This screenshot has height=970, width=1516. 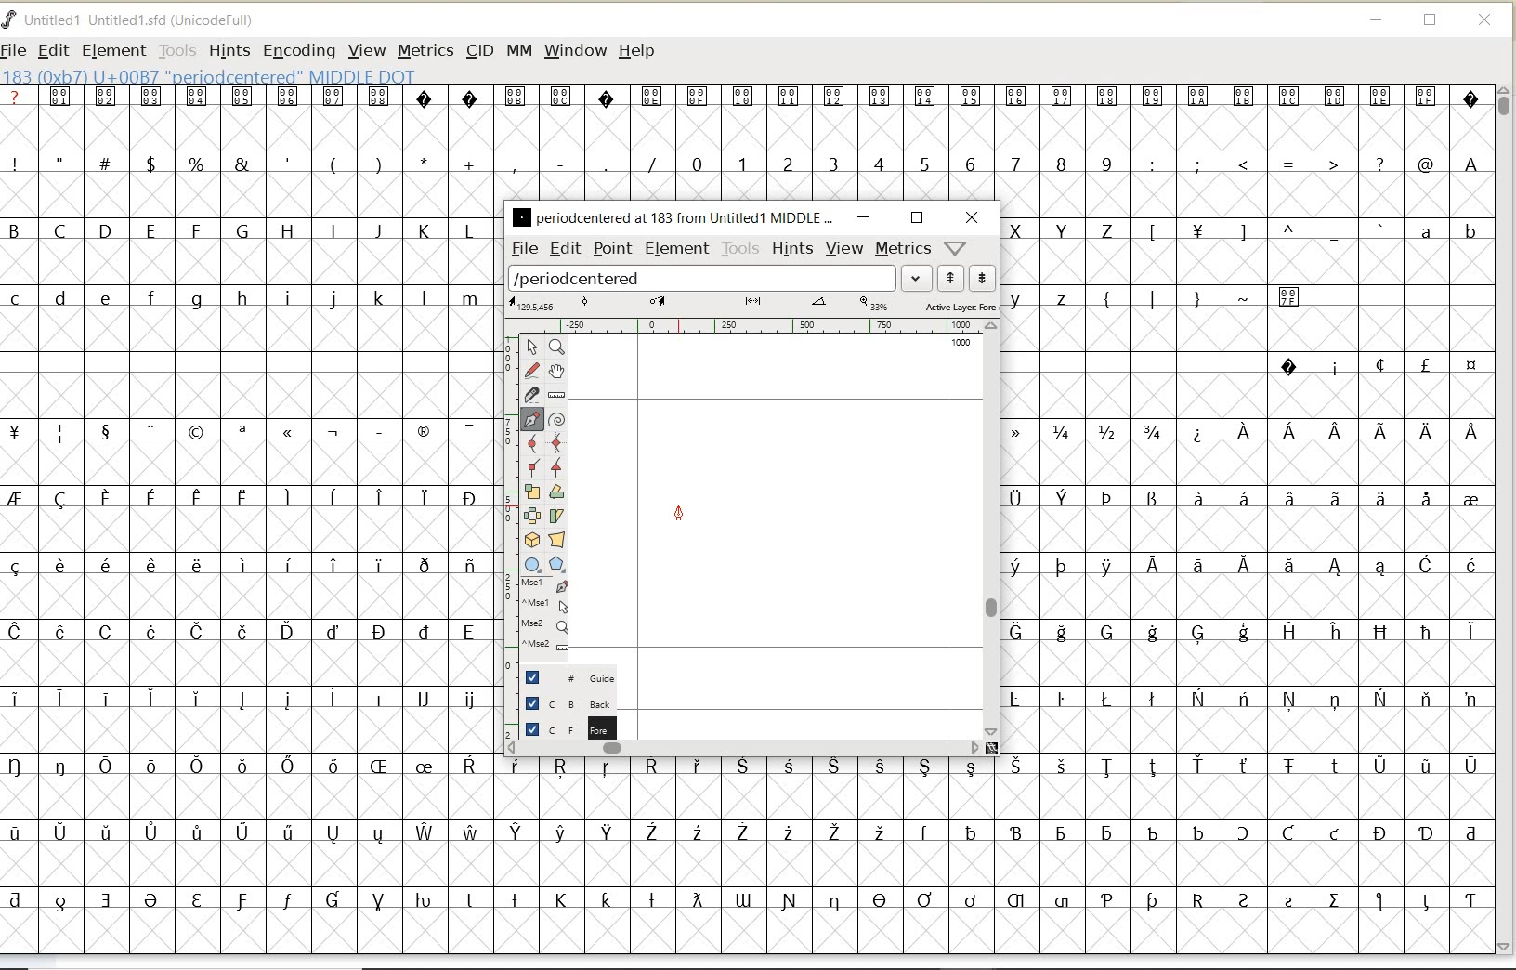 What do you see at coordinates (10, 18) in the screenshot?
I see `FontForge Logo` at bounding box center [10, 18].